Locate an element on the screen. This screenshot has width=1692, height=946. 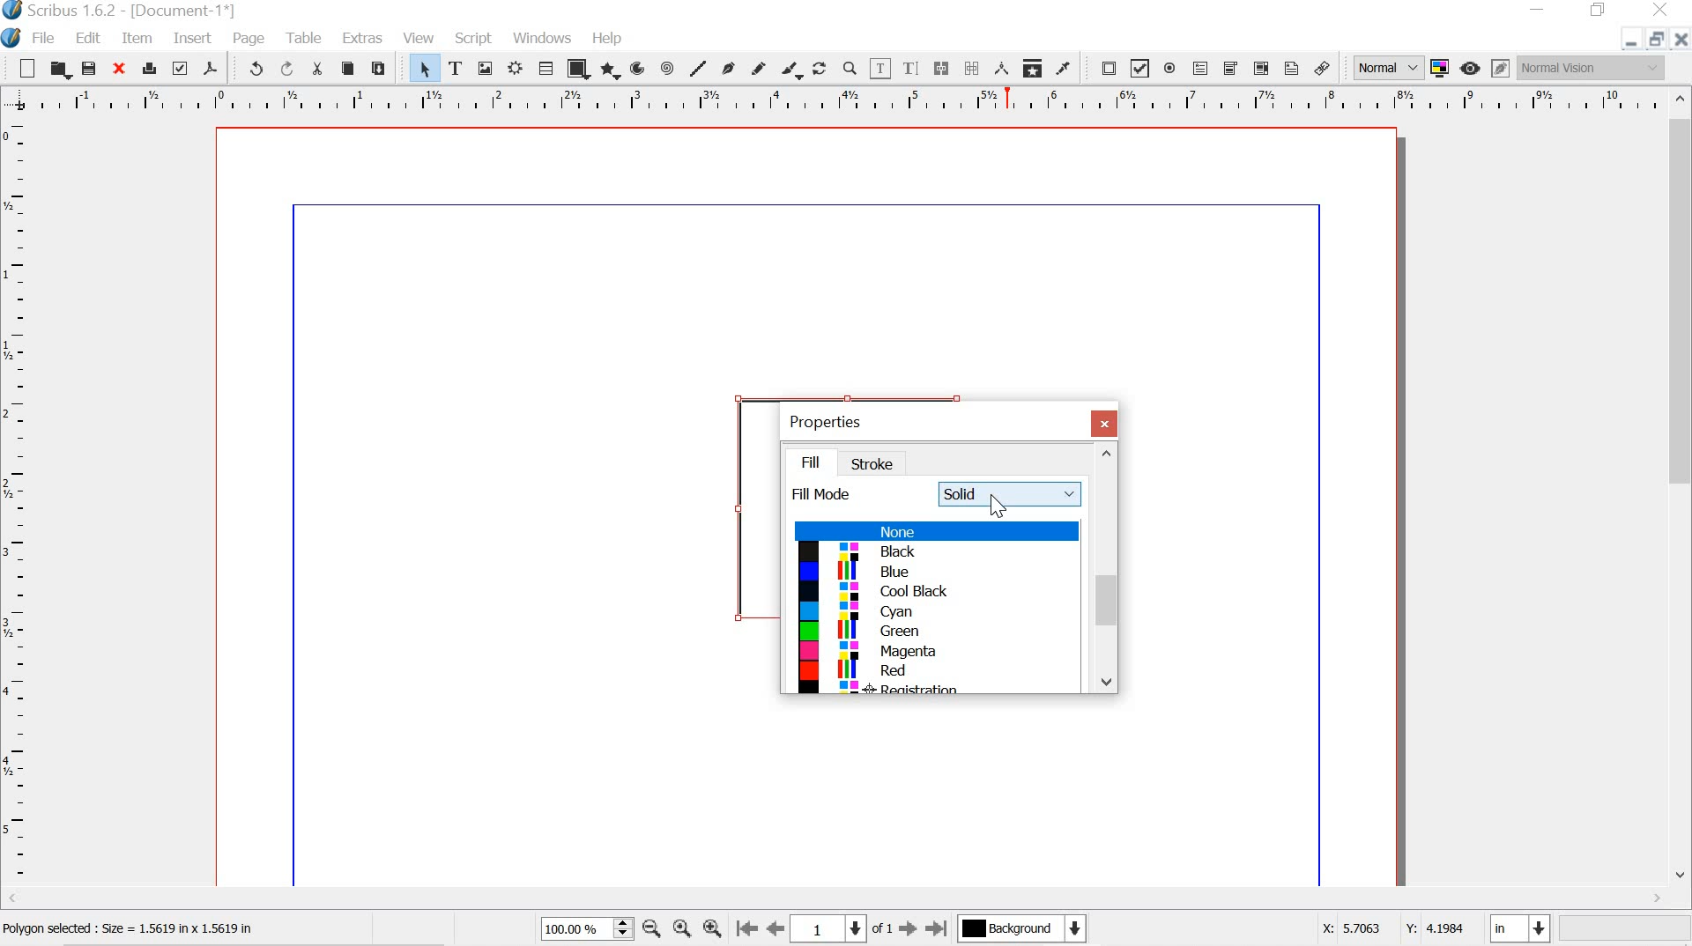
shape is located at coordinates (578, 68).